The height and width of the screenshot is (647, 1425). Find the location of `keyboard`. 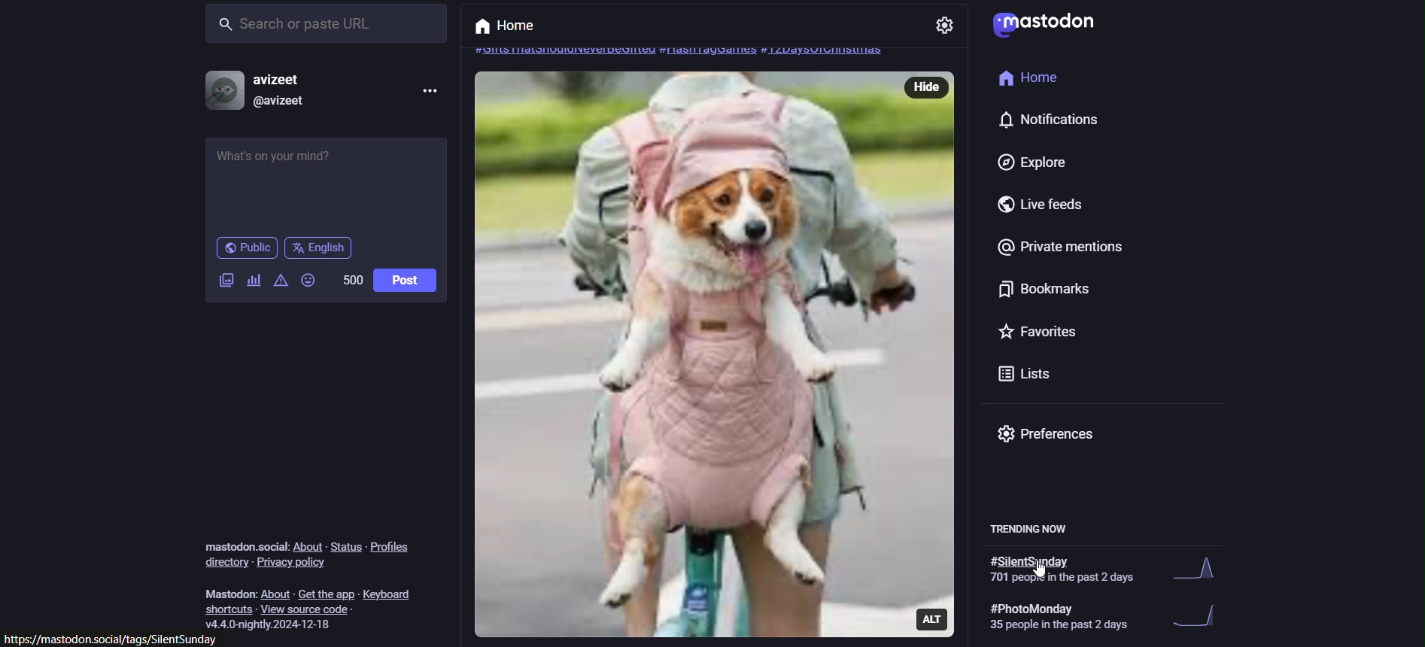

keyboard is located at coordinates (393, 594).